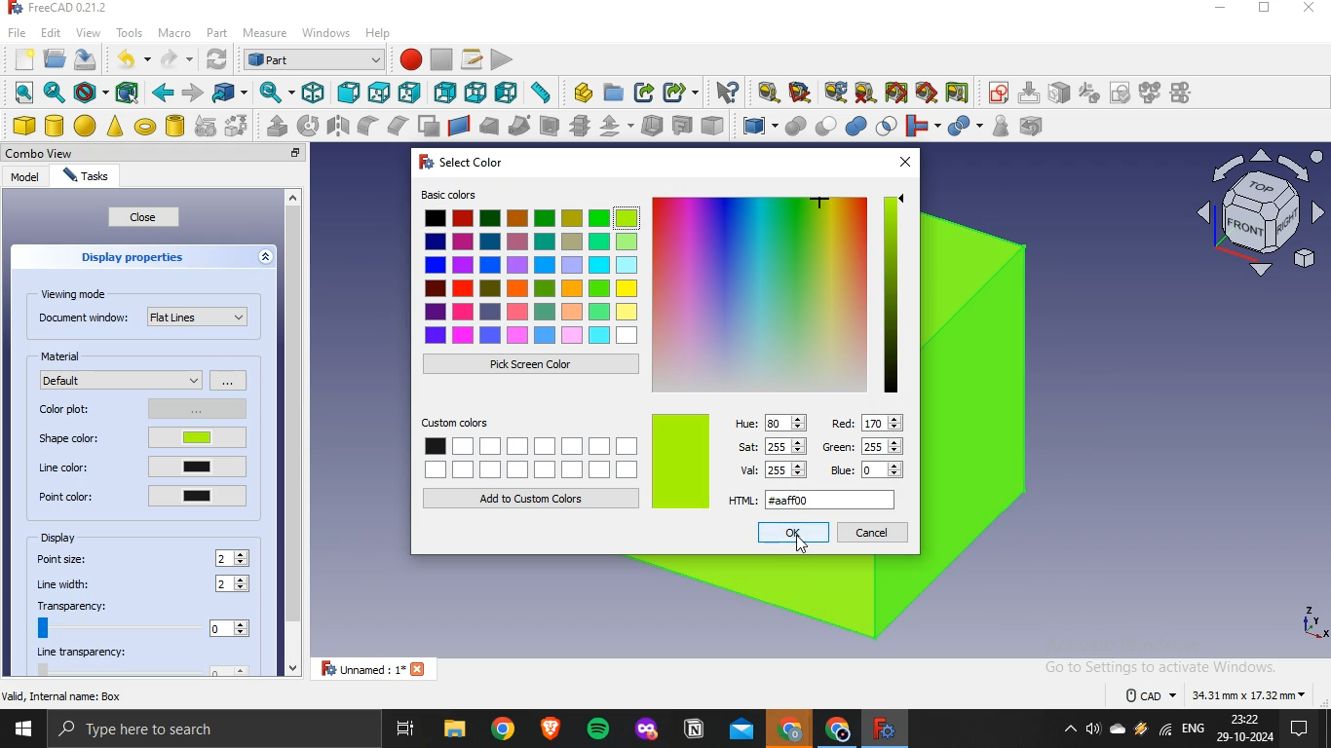  Describe the element at coordinates (530, 448) in the screenshot. I see `custom colors` at that location.